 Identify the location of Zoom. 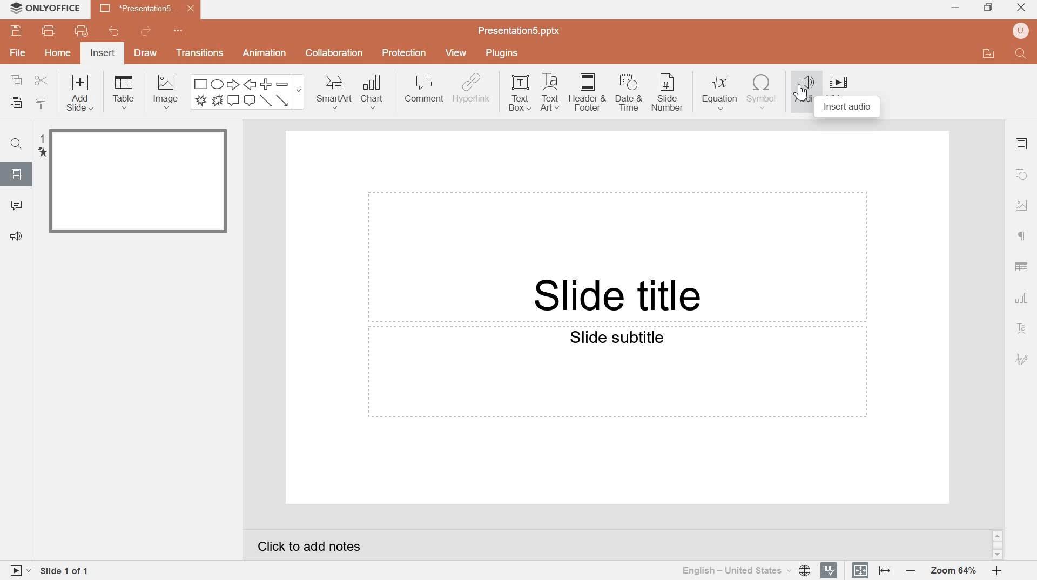
(952, 571).